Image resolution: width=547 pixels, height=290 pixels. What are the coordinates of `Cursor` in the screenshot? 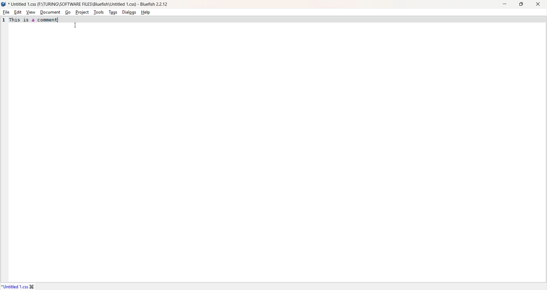 It's located at (74, 25).